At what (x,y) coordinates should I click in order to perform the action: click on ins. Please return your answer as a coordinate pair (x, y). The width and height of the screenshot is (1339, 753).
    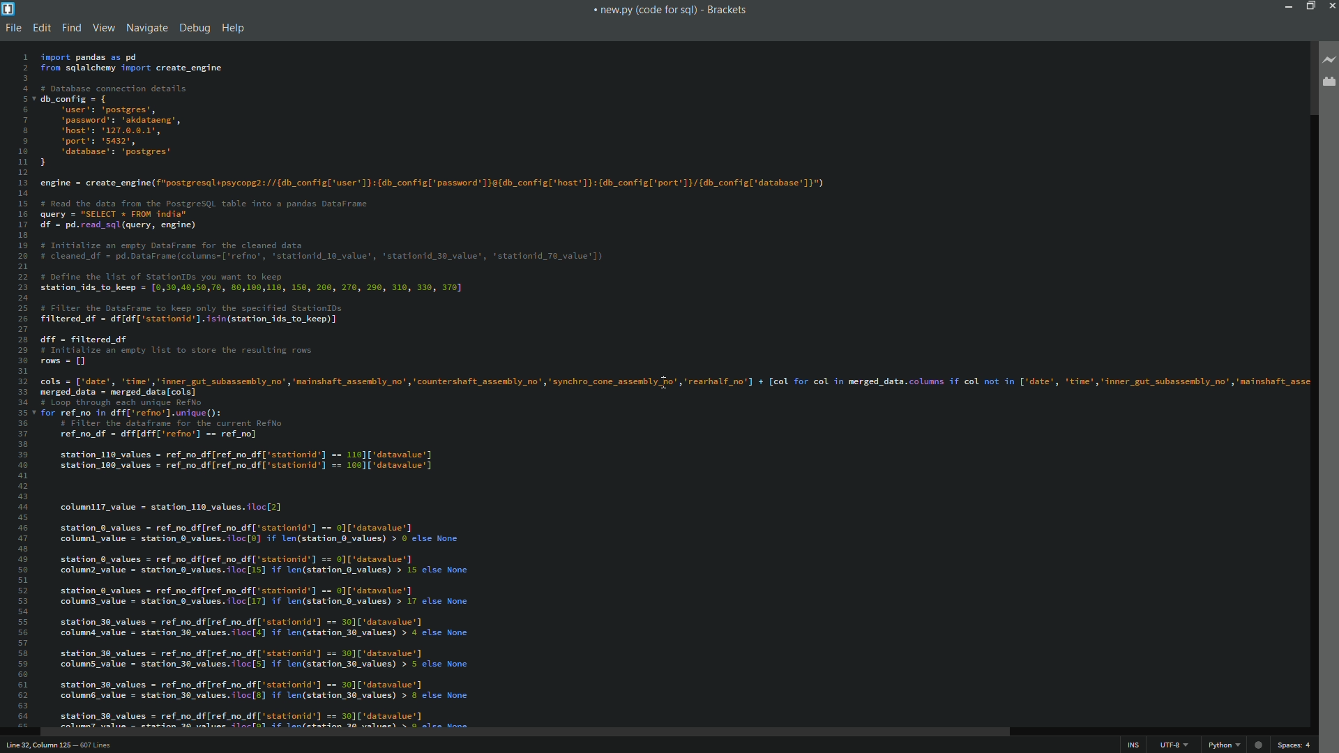
    Looking at the image, I should click on (1133, 746).